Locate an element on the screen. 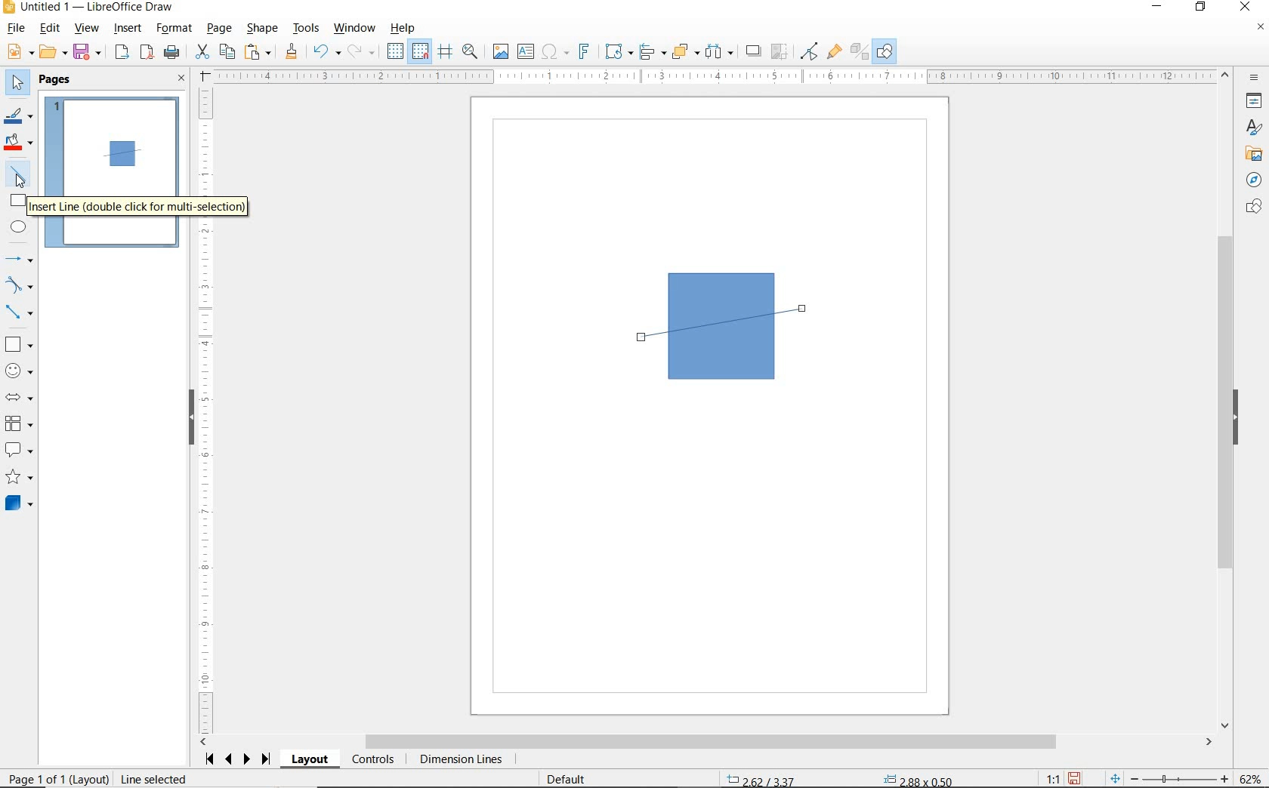  DEFAULT is located at coordinates (571, 780).